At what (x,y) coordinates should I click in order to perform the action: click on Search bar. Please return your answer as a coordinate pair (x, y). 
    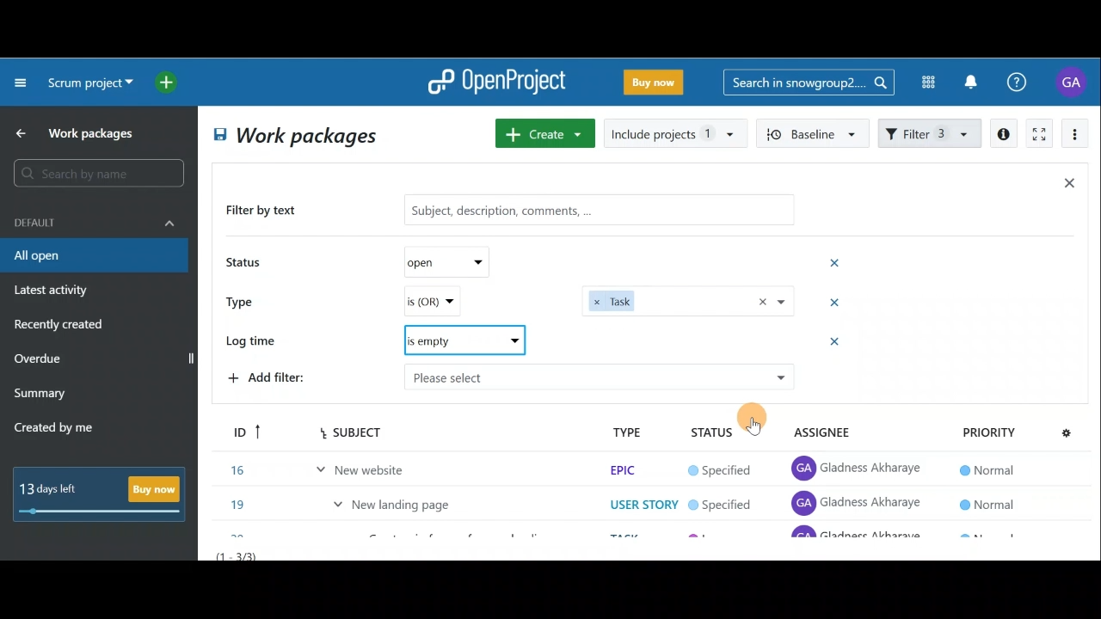
    Looking at the image, I should click on (809, 81).